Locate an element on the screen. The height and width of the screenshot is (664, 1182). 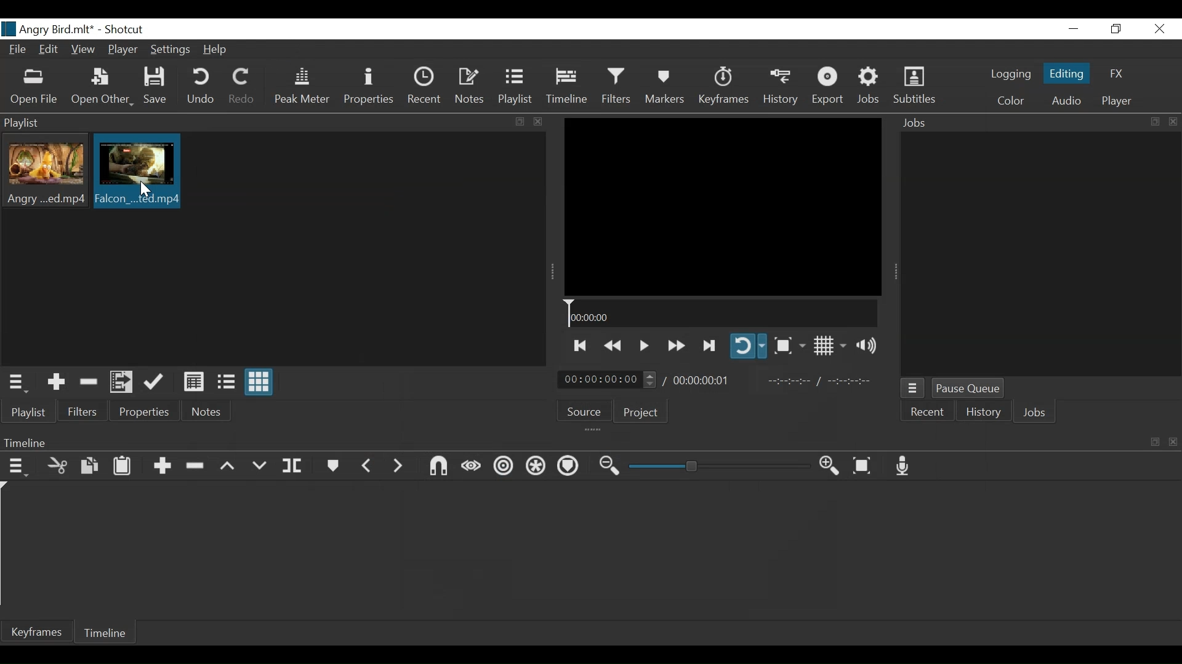
Remove cut is located at coordinates (196, 467).